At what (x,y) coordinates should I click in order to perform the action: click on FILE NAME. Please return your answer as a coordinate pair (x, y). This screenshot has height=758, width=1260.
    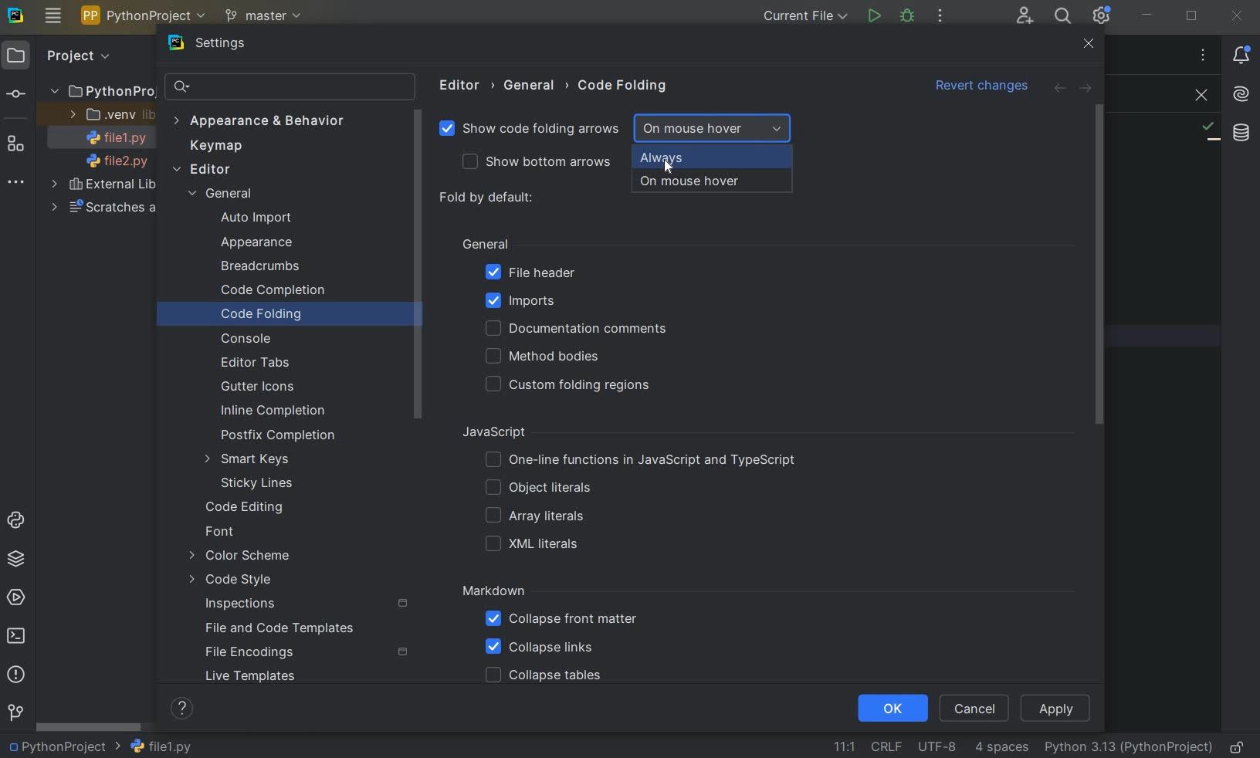
    Looking at the image, I should click on (161, 746).